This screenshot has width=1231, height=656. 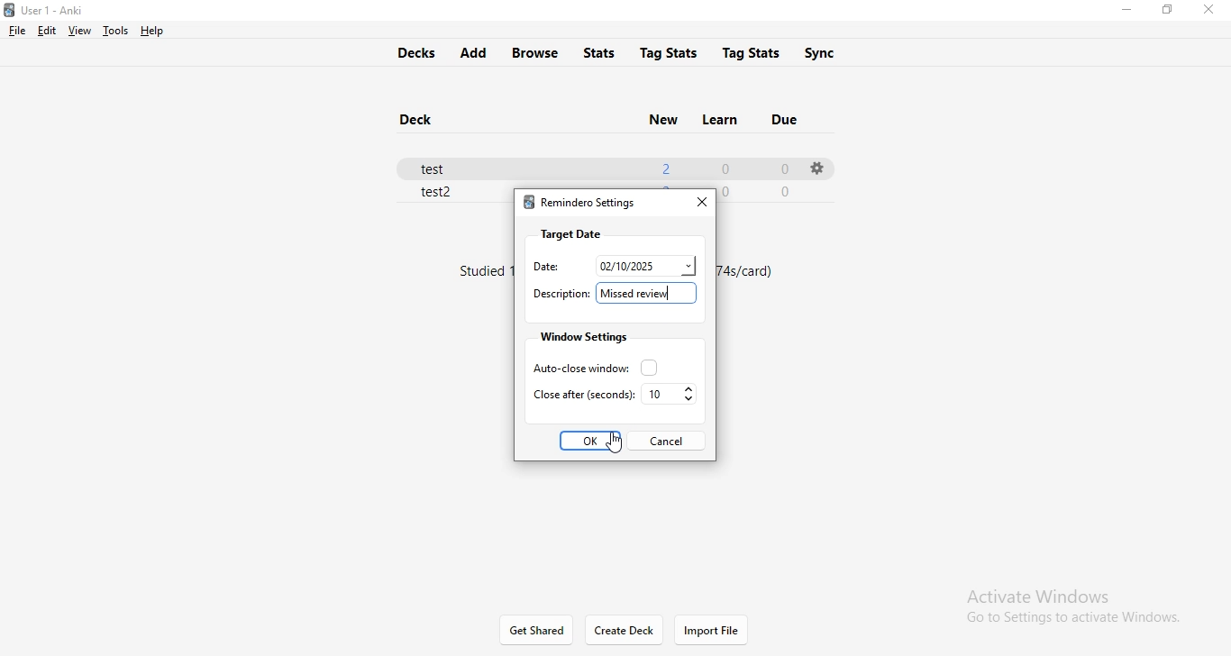 What do you see at coordinates (581, 394) in the screenshot?
I see `close after seconds` at bounding box center [581, 394].